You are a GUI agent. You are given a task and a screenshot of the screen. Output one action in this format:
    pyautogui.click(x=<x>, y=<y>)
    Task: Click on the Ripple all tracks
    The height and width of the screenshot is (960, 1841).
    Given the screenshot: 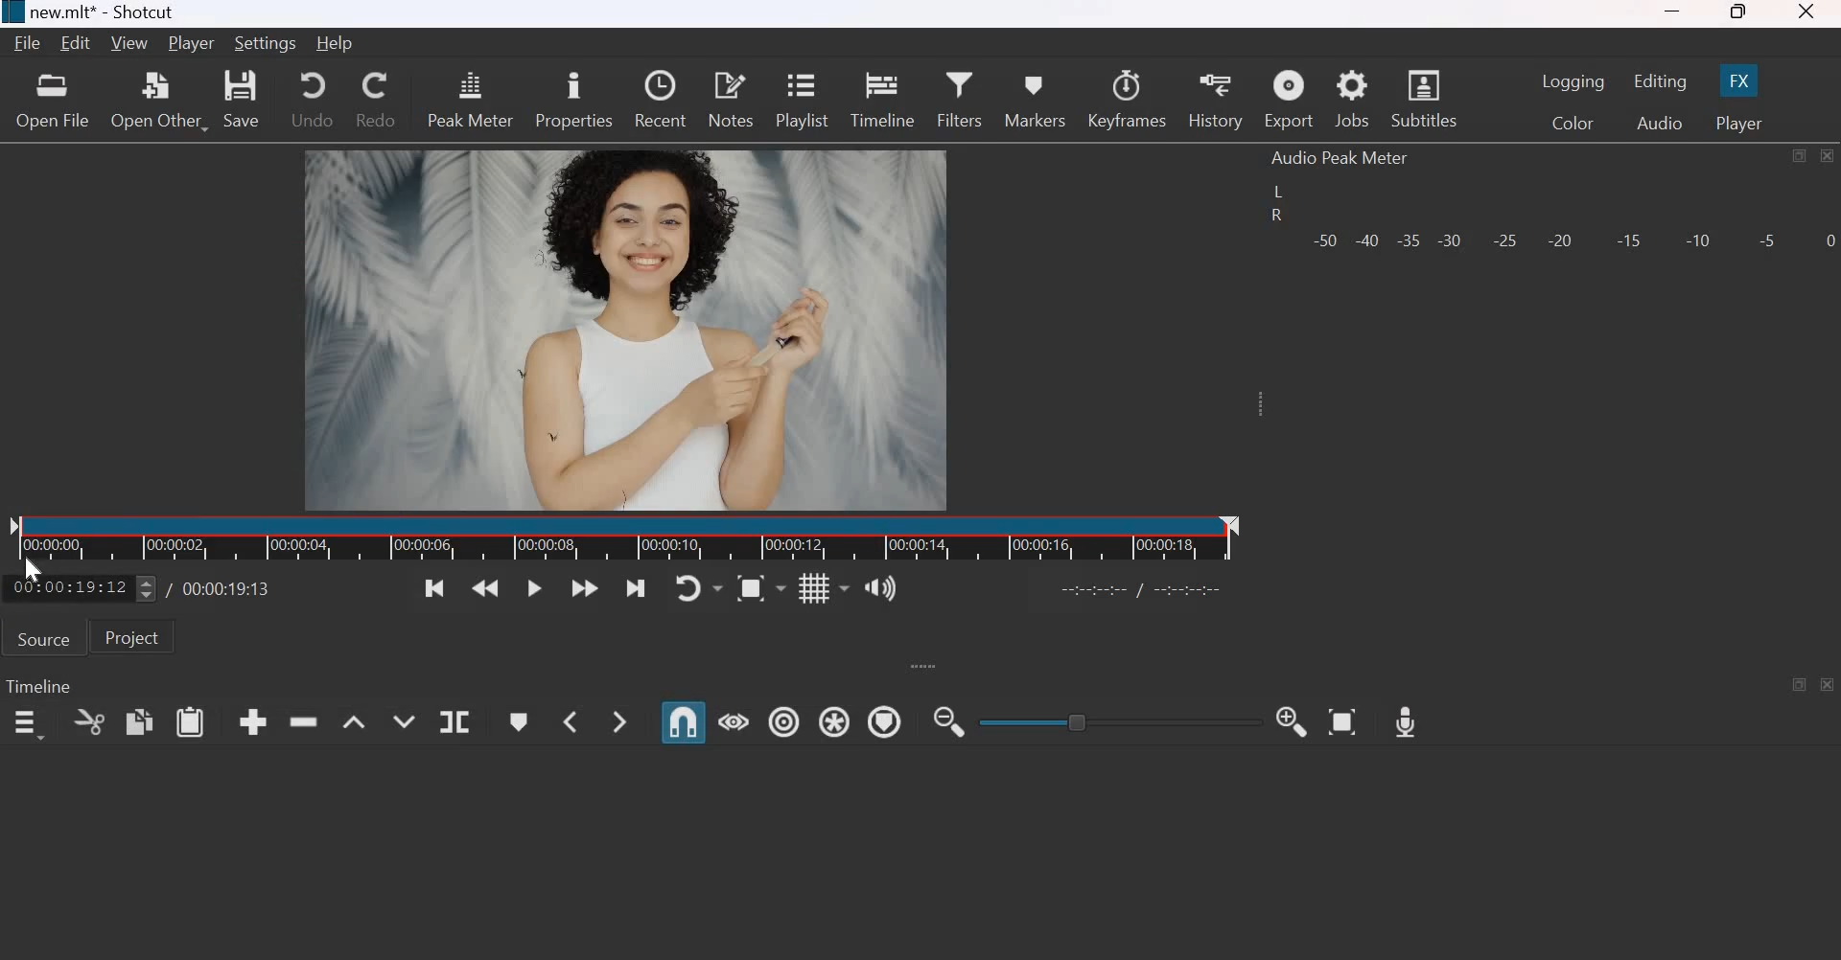 What is the action you would take?
    pyautogui.click(x=830, y=720)
    